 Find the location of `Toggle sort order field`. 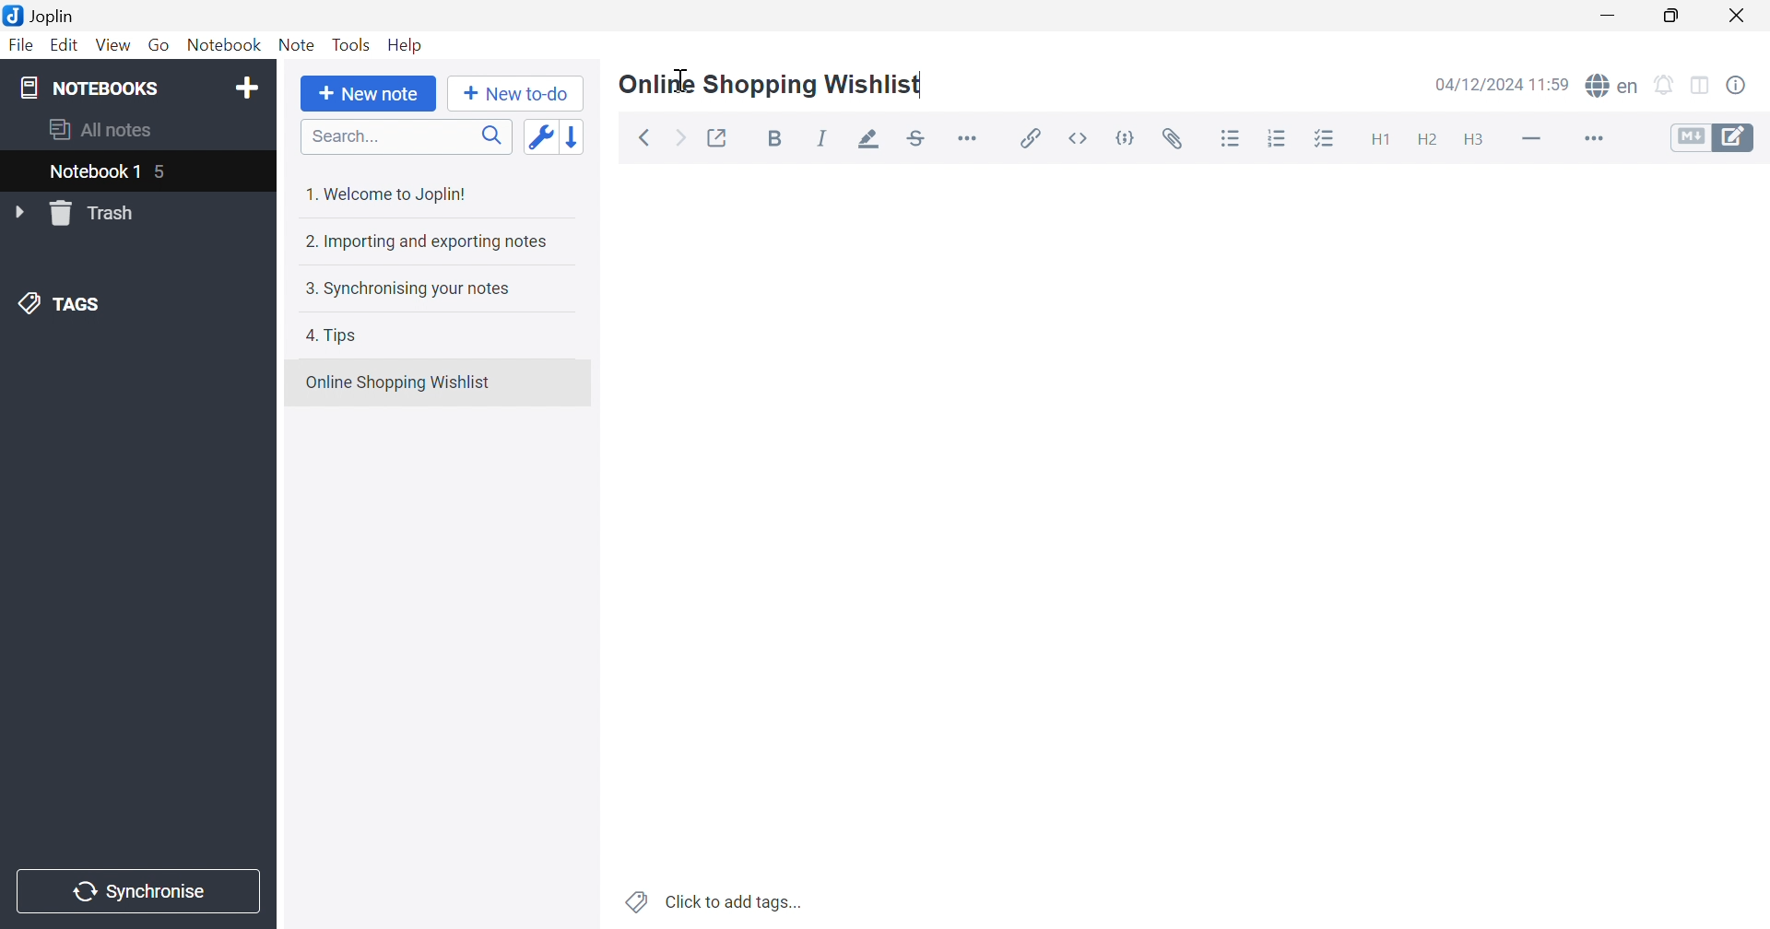

Toggle sort order field is located at coordinates (540, 136).